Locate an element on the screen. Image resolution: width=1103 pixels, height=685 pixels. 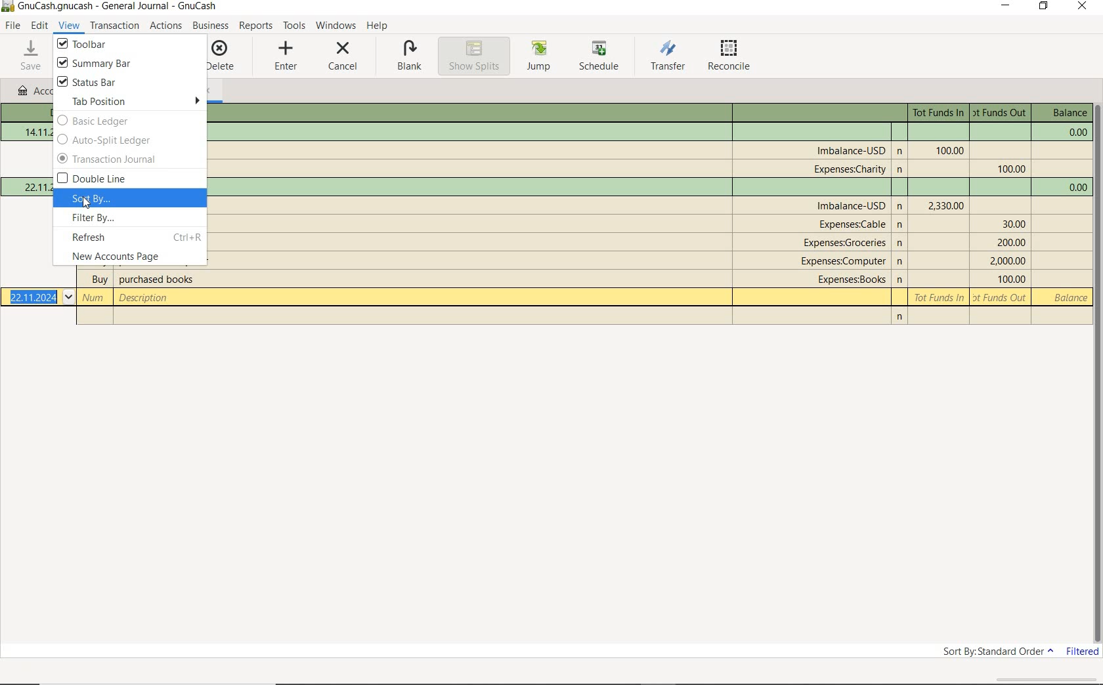
EDIT is located at coordinates (41, 26).